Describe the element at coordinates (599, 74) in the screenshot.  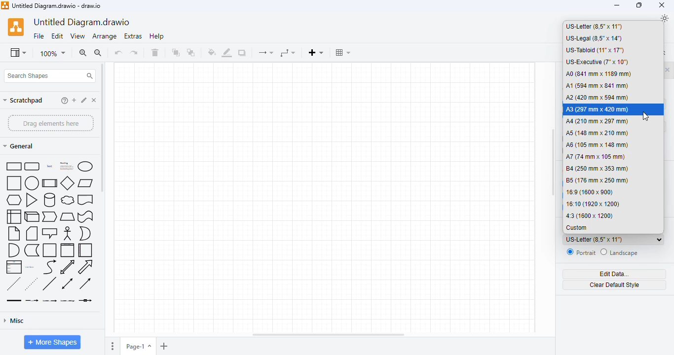
I see `A0` at that location.